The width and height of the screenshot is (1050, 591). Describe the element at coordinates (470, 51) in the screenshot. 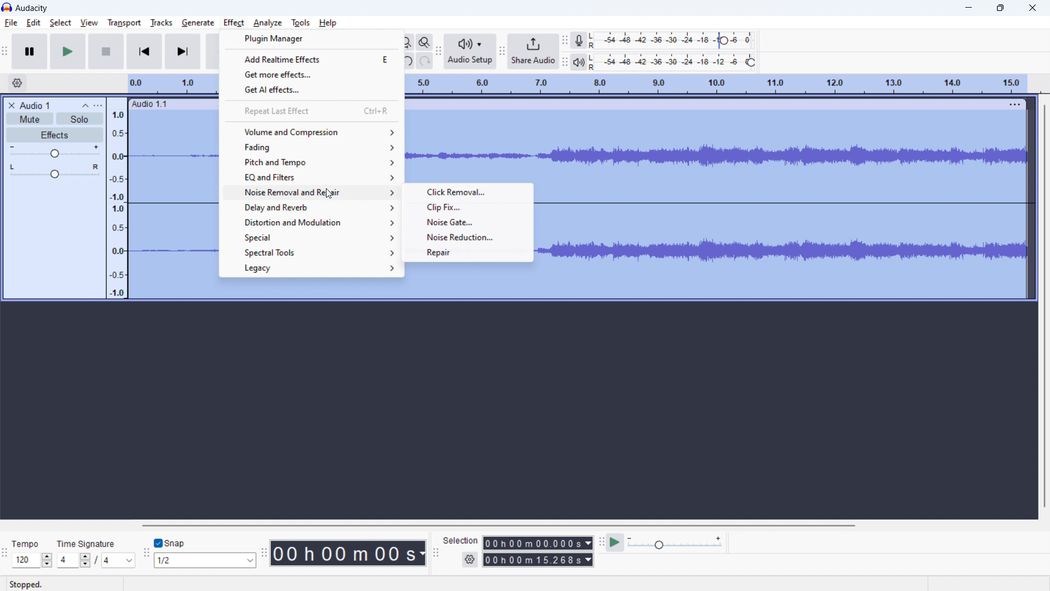

I see `audio setup` at that location.